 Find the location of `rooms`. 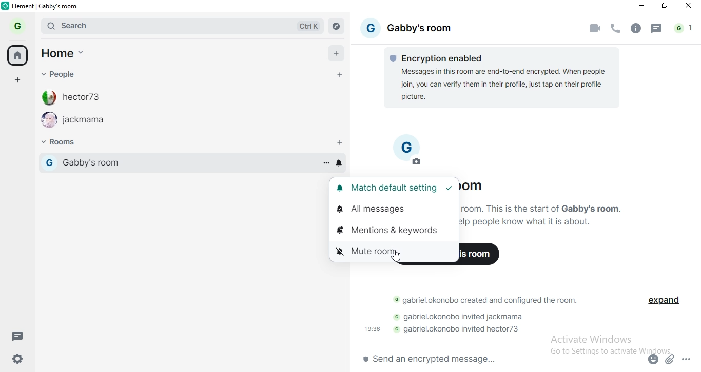

rooms is located at coordinates (64, 142).